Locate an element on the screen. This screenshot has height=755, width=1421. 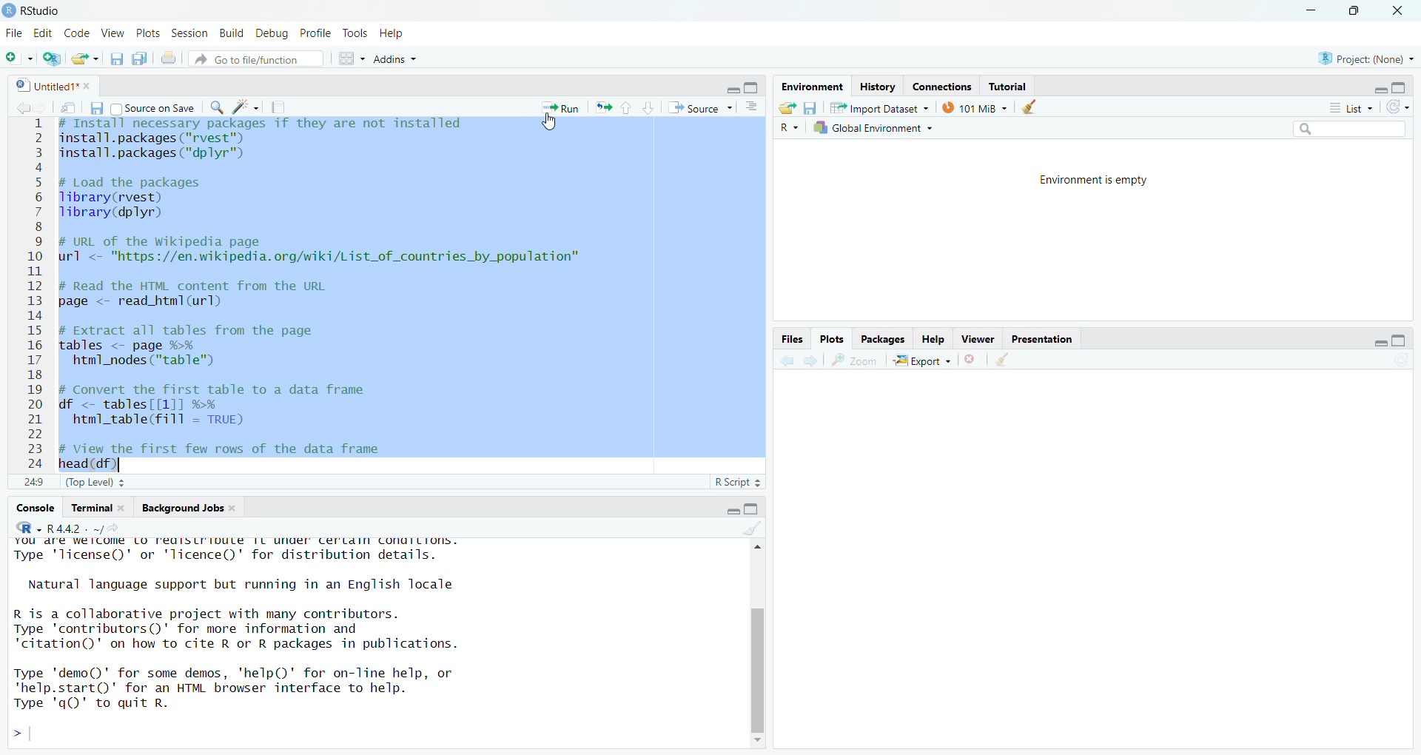
101 MiB is located at coordinates (972, 107).